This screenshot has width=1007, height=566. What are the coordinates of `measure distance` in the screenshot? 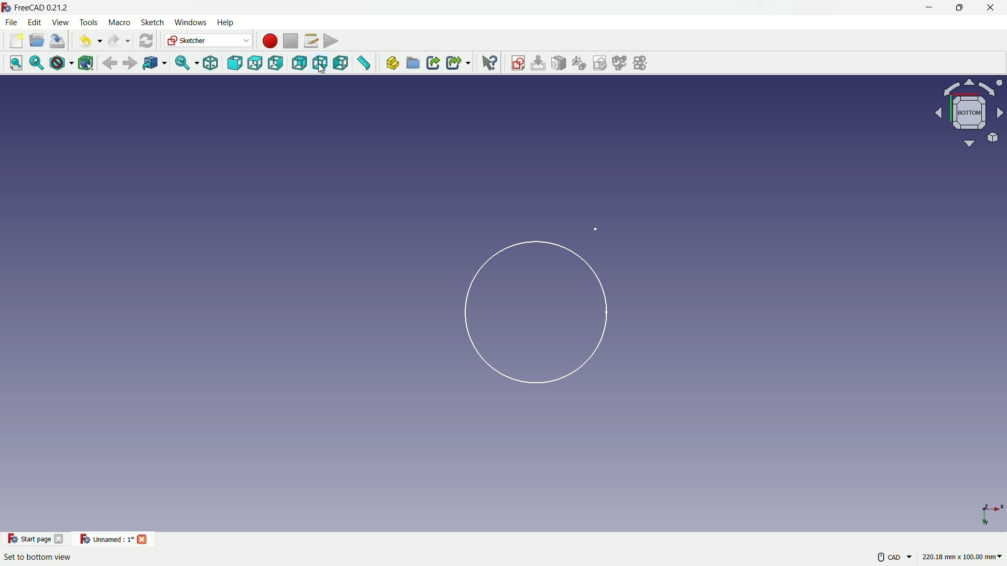 It's located at (366, 64).